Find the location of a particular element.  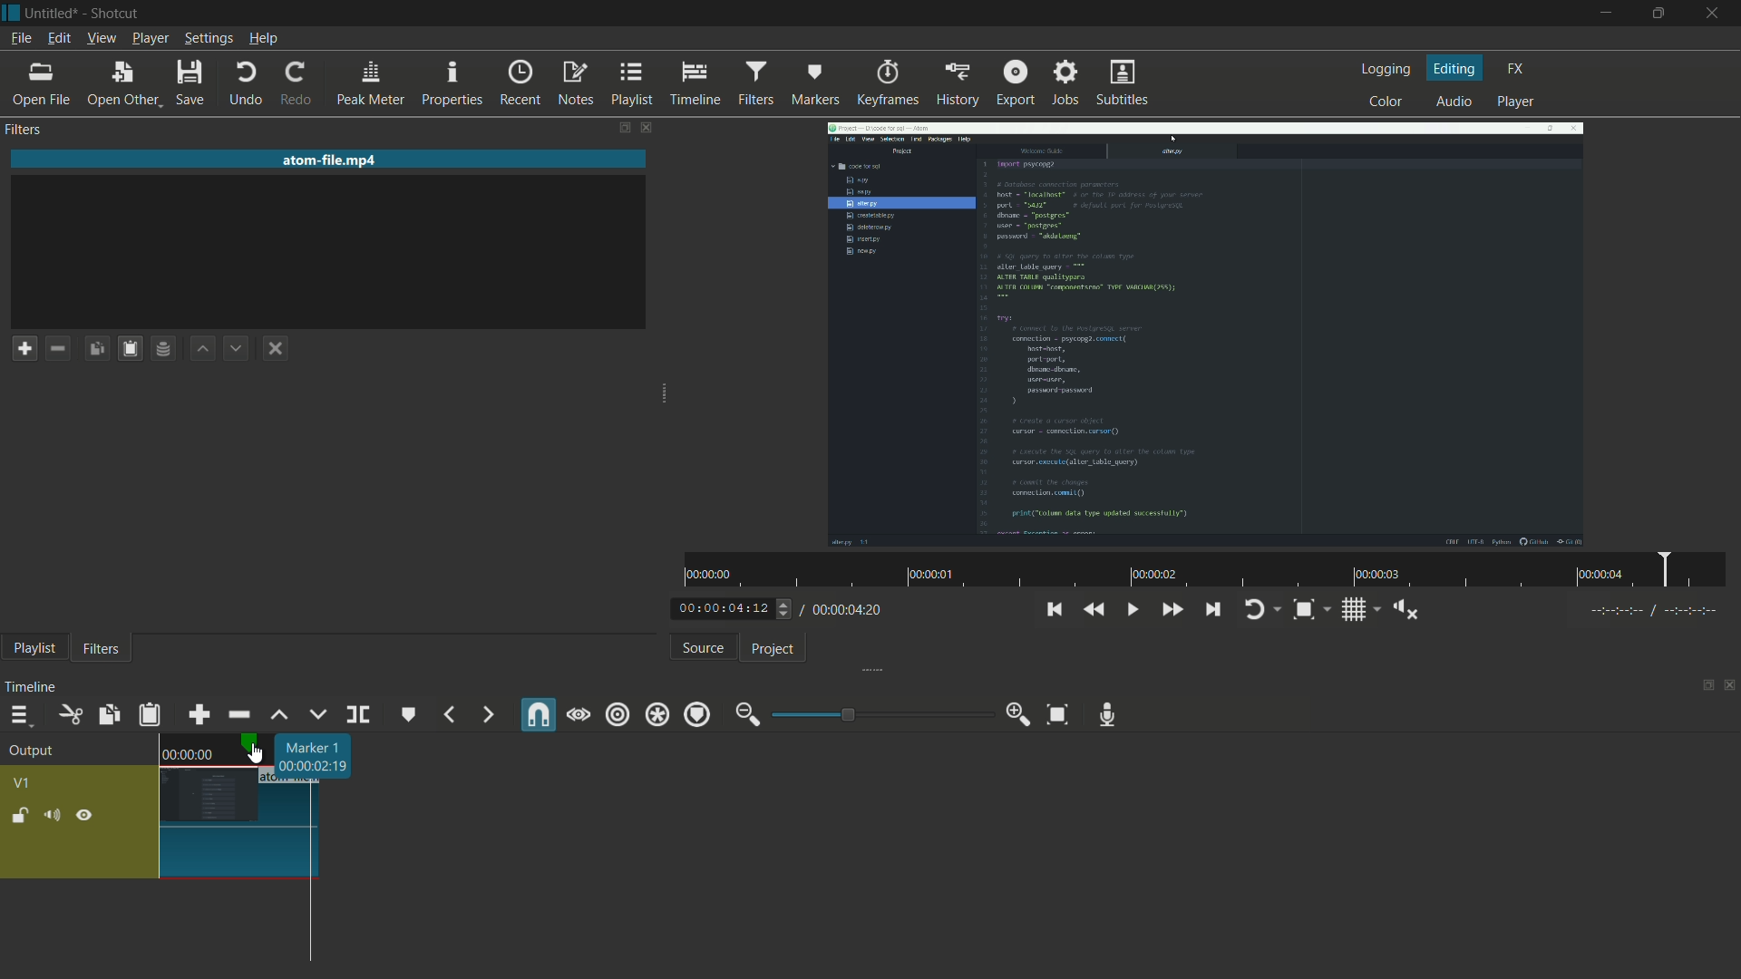

overwrite is located at coordinates (318, 713).